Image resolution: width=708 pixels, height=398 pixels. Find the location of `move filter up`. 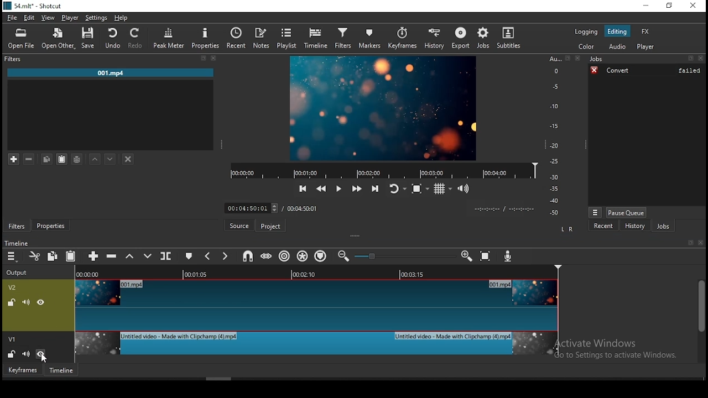

move filter up is located at coordinates (94, 158).